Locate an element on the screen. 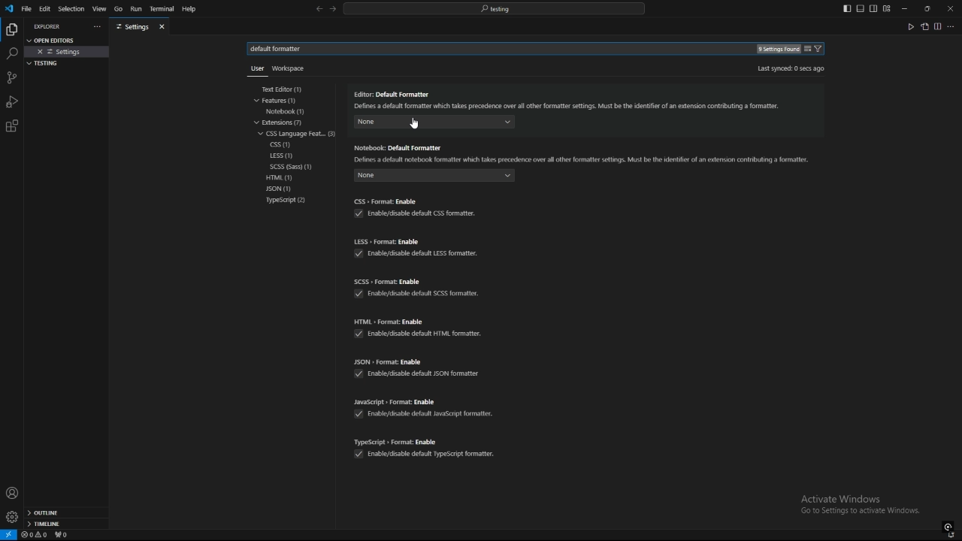  editor default formatter is located at coordinates (569, 101).